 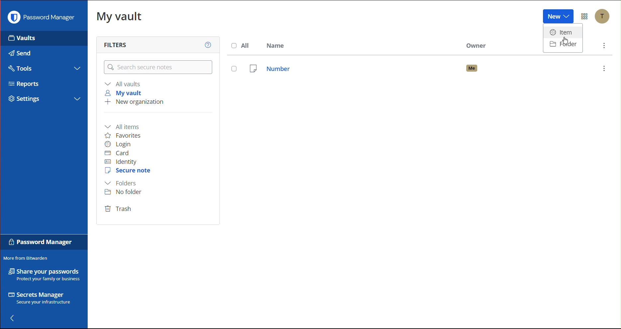 I want to click on More, so click(x=604, y=46).